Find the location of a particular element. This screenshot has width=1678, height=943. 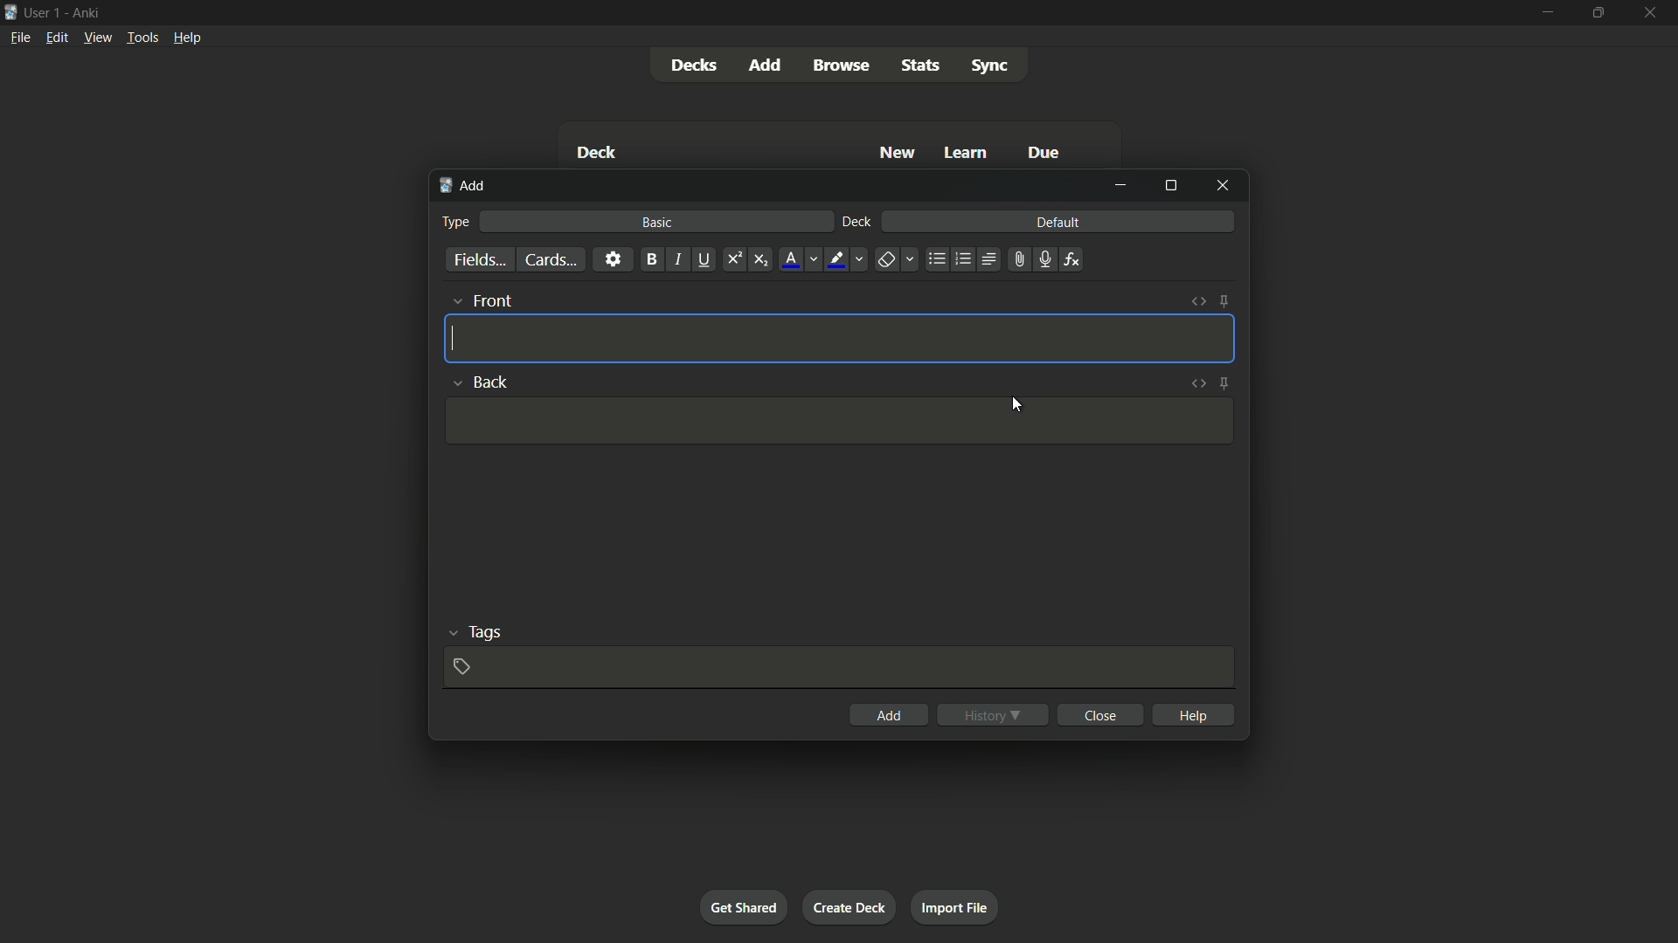

basic is located at coordinates (655, 223).